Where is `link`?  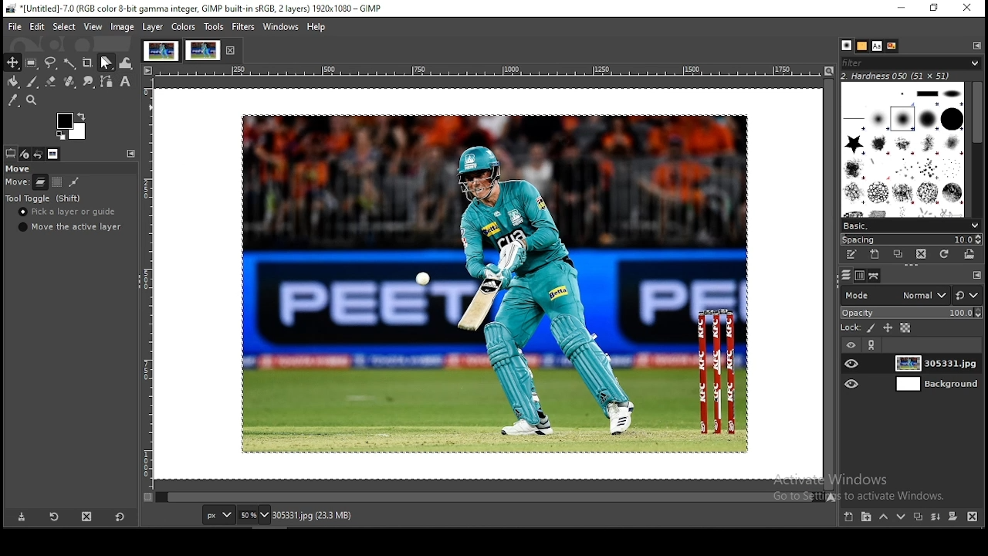
link is located at coordinates (873, 345).